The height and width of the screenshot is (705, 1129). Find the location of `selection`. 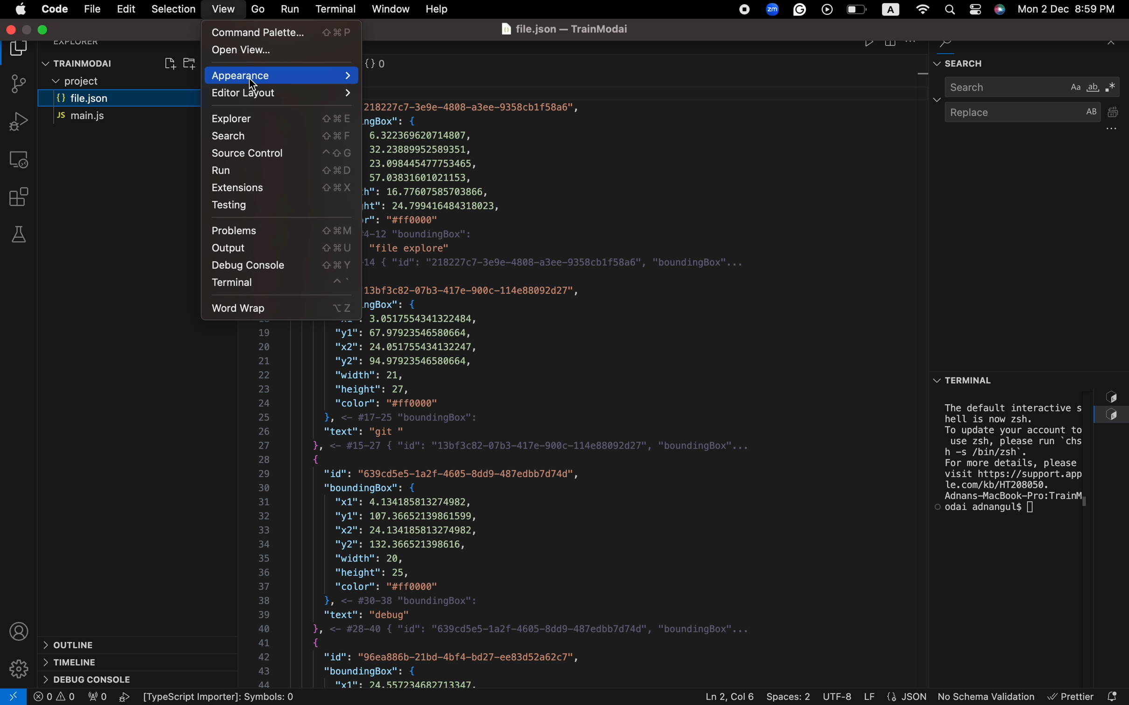

selection is located at coordinates (170, 9).